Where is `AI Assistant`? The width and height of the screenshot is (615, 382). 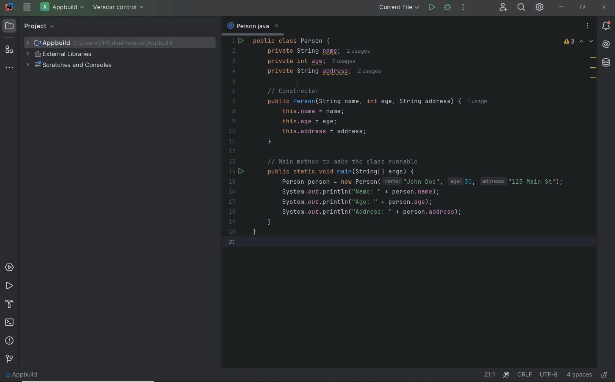 AI Assistant is located at coordinates (506, 375).